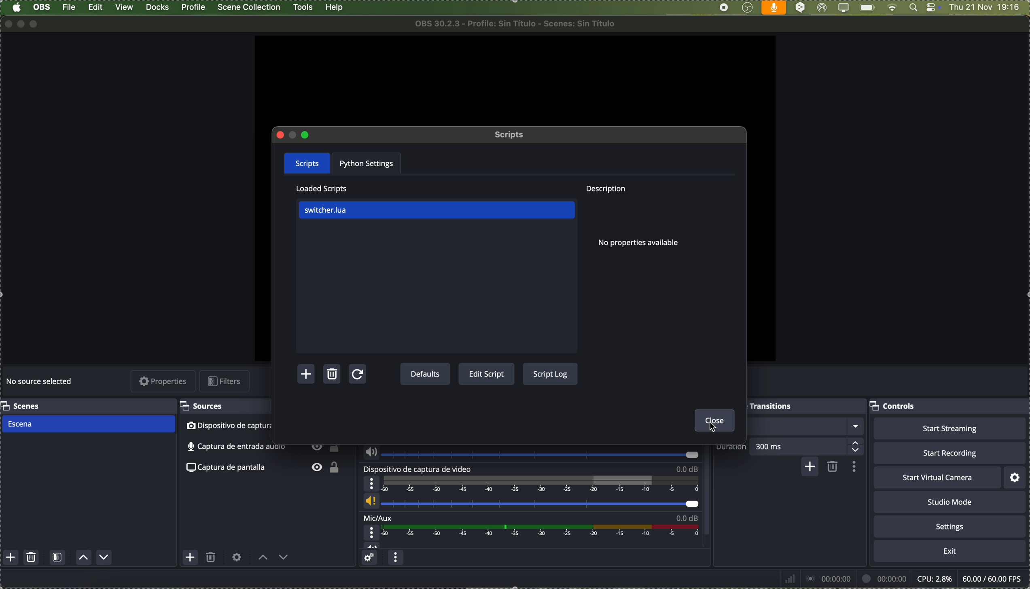 The height and width of the screenshot is (589, 1030). Describe the element at coordinates (950, 502) in the screenshot. I see `studio mode` at that location.